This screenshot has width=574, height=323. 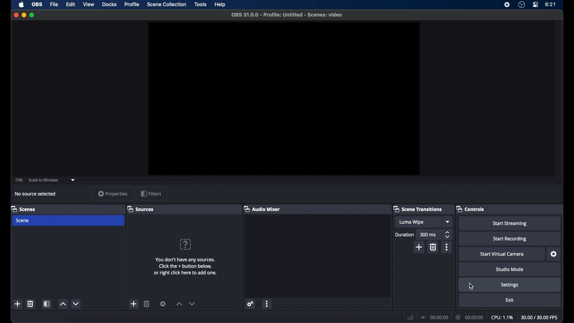 I want to click on studio mode, so click(x=510, y=269).